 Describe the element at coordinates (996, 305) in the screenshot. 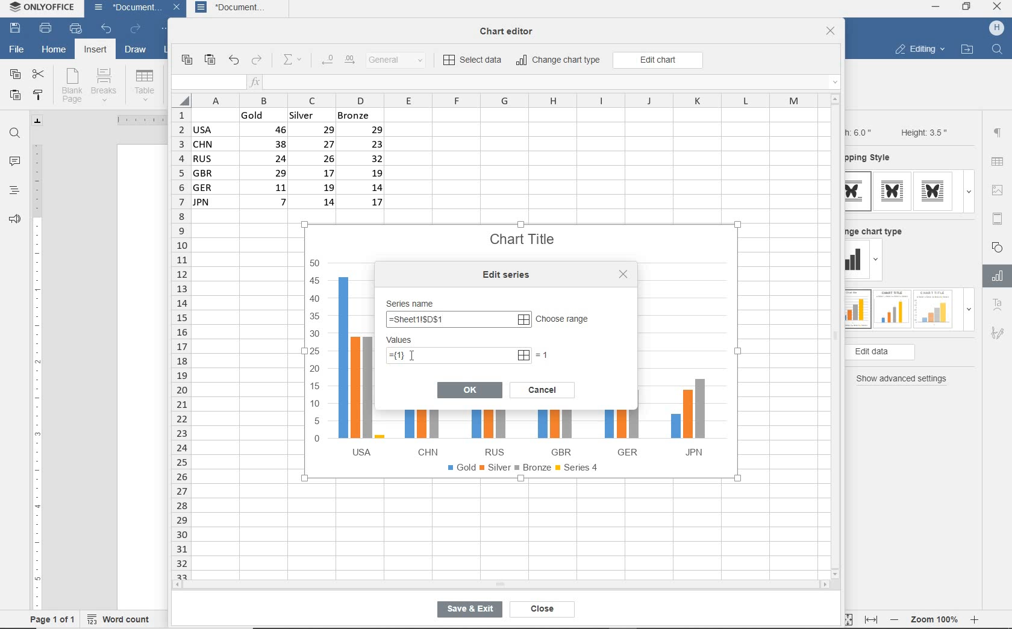

I see `Text Art Settings` at that location.